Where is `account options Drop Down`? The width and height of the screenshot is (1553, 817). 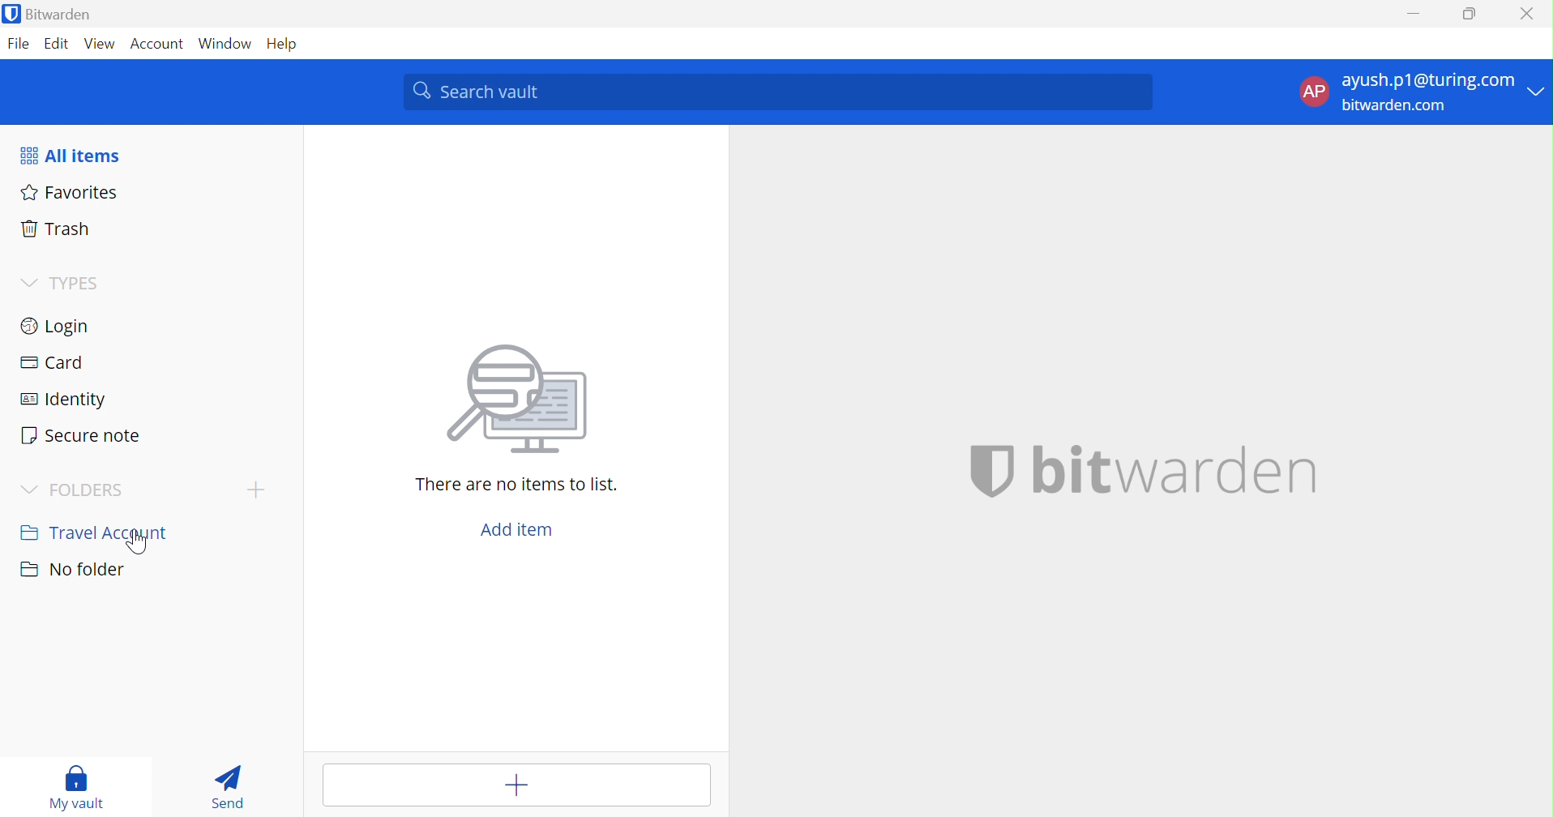 account options Drop Down is located at coordinates (1419, 96).